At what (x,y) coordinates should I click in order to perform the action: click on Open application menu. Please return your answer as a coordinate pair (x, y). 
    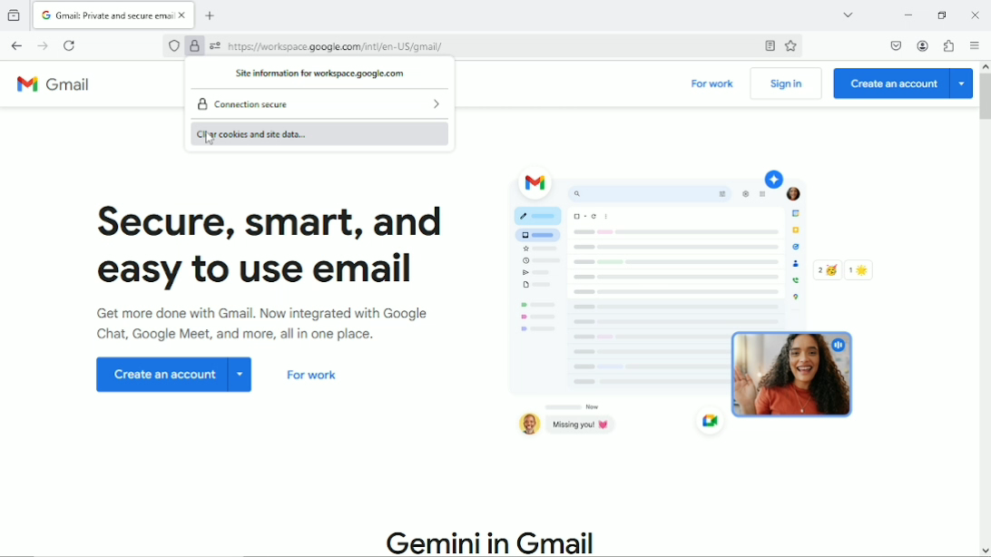
    Looking at the image, I should click on (976, 47).